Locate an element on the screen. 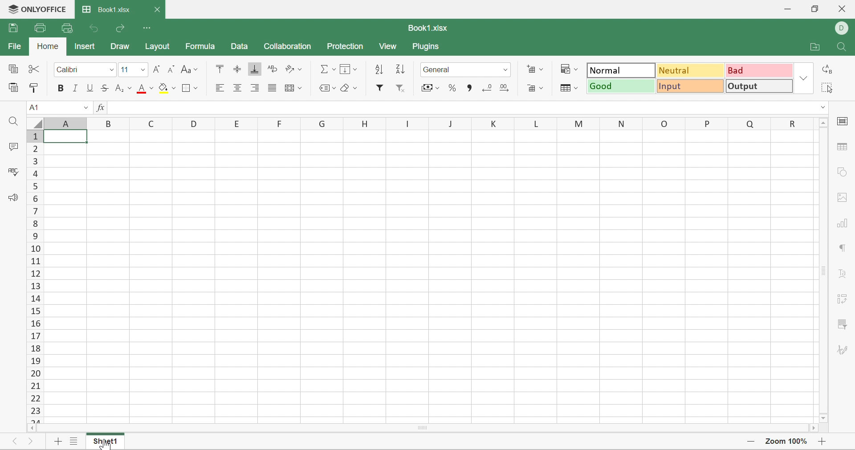  Paragraph settings is located at coordinates (841, 248).